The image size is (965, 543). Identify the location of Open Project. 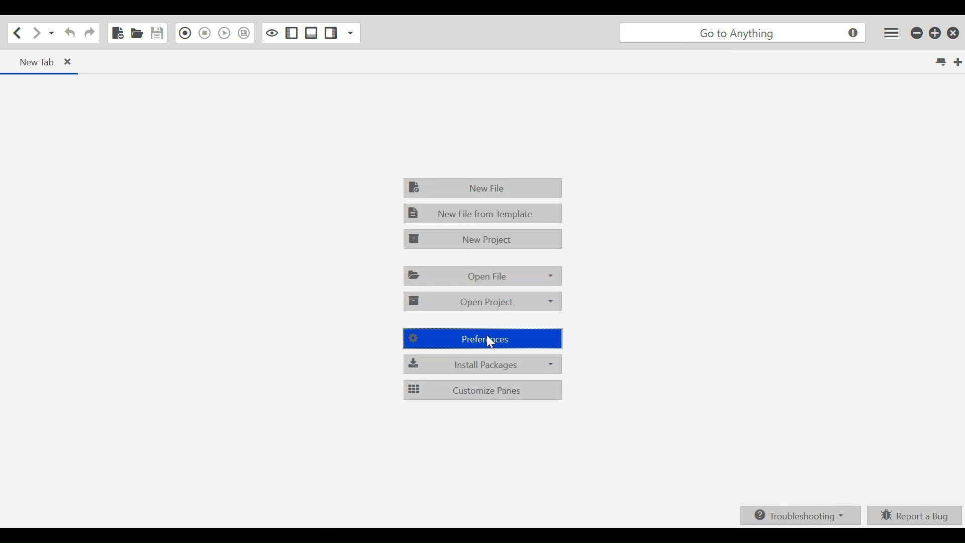
(481, 302).